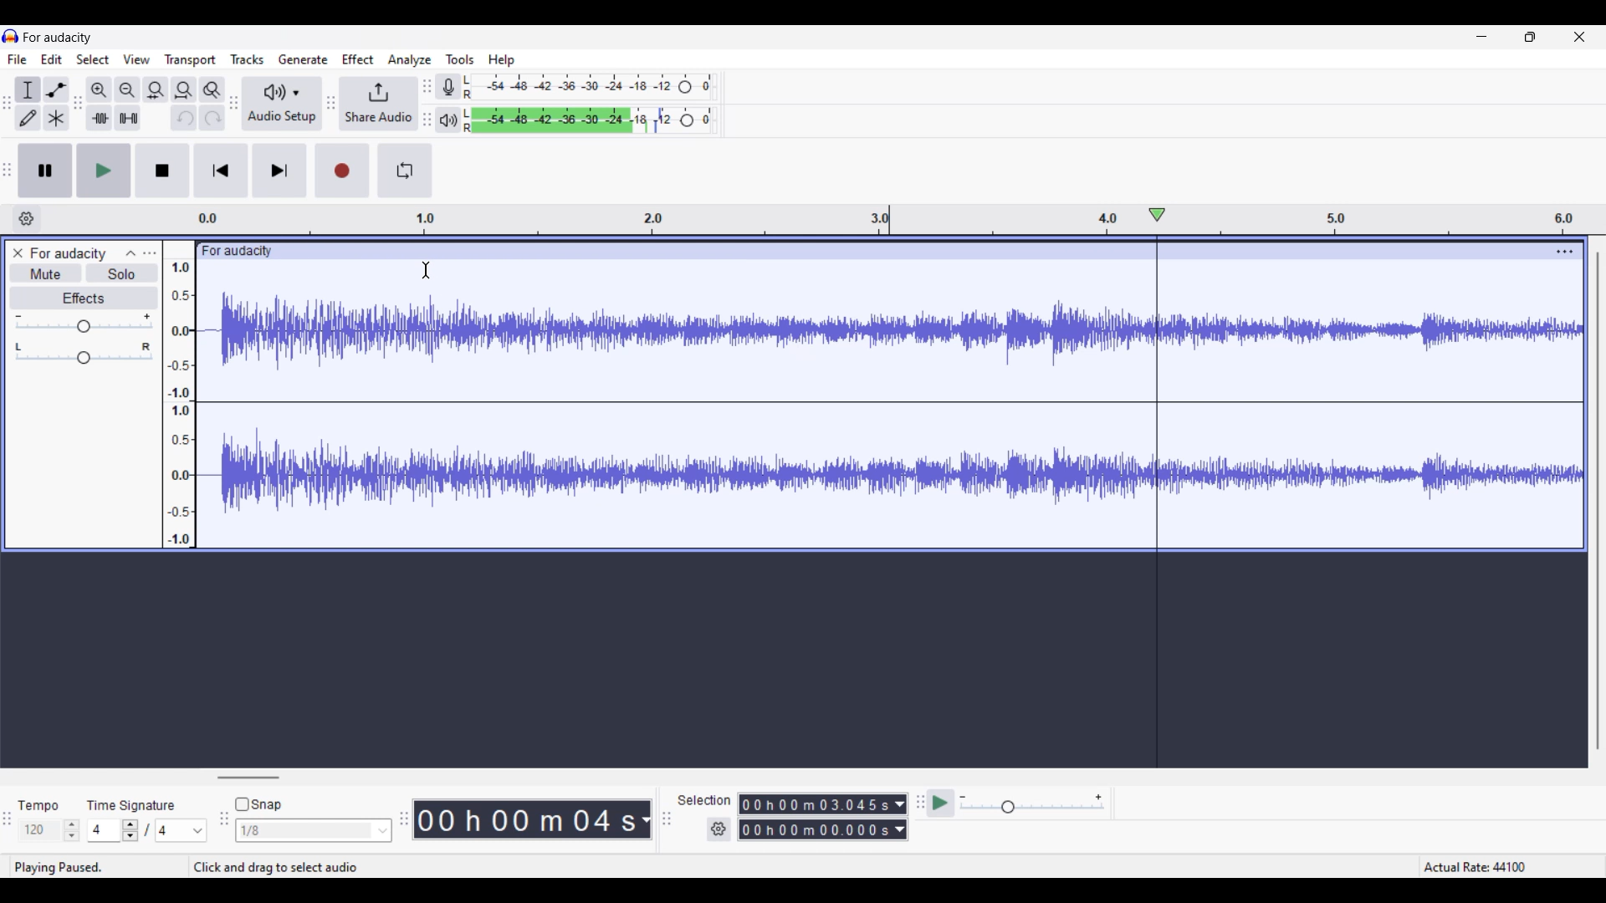  Describe the element at coordinates (357, 59) in the screenshot. I see `Effect menu` at that location.